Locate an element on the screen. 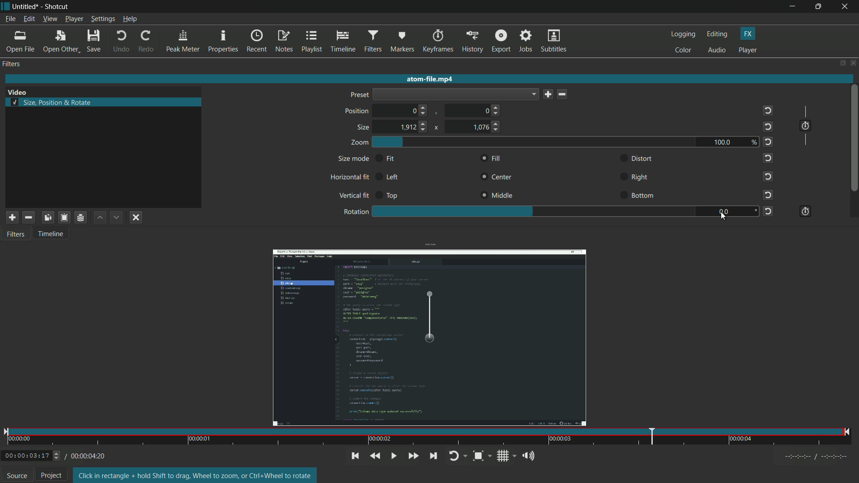 The width and height of the screenshot is (859, 483). middle is located at coordinates (499, 195).